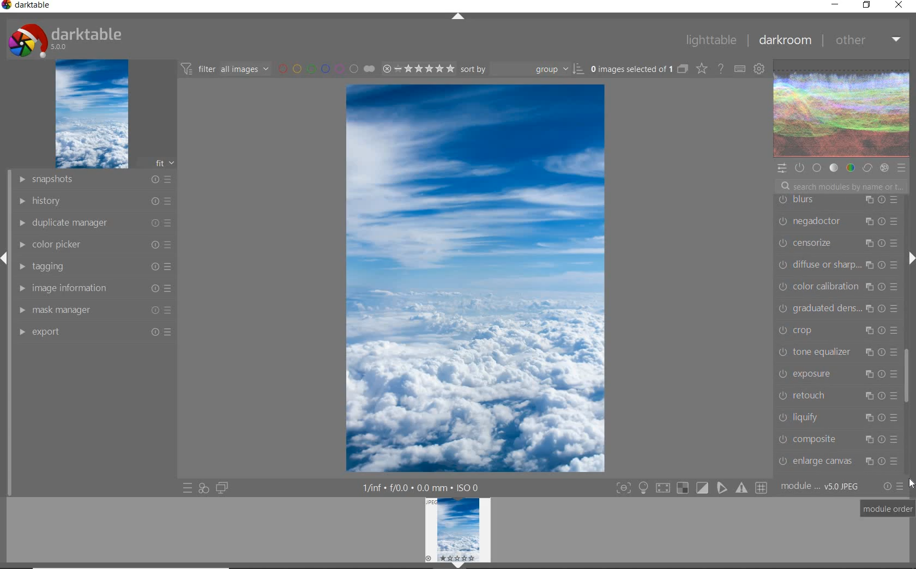  What do you see at coordinates (458, 529) in the screenshot?
I see `IMAGE PREVIEW` at bounding box center [458, 529].